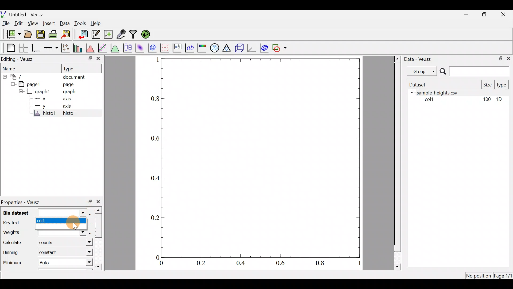 This screenshot has width=513, height=289. I want to click on restore down, so click(90, 202).